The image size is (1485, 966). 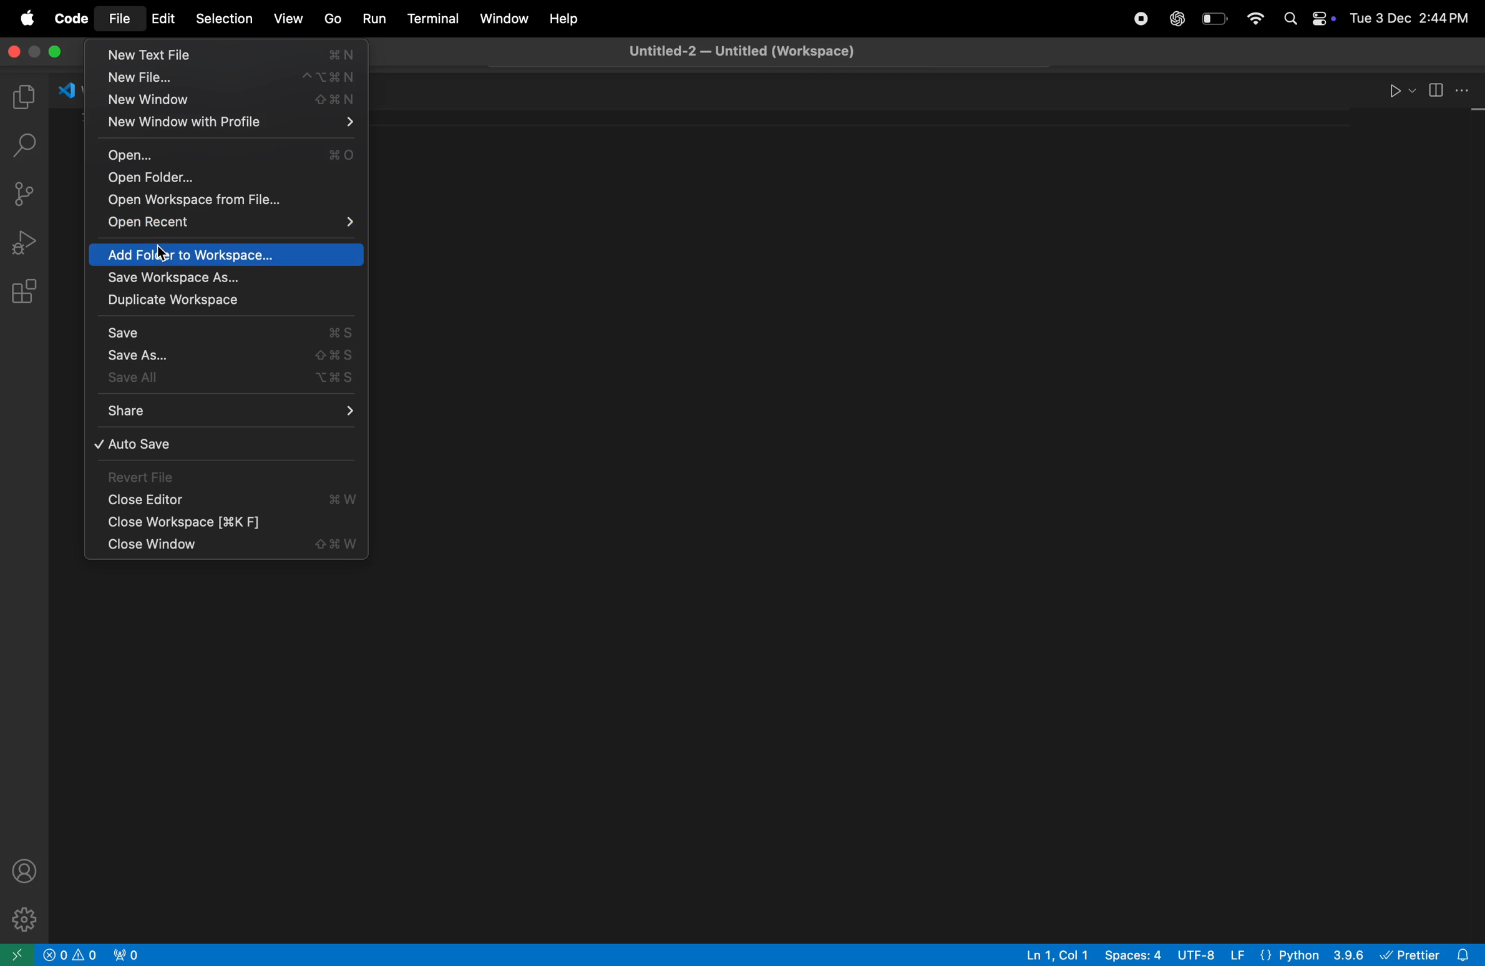 What do you see at coordinates (69, 89) in the screenshot?
I see `welcome` at bounding box center [69, 89].